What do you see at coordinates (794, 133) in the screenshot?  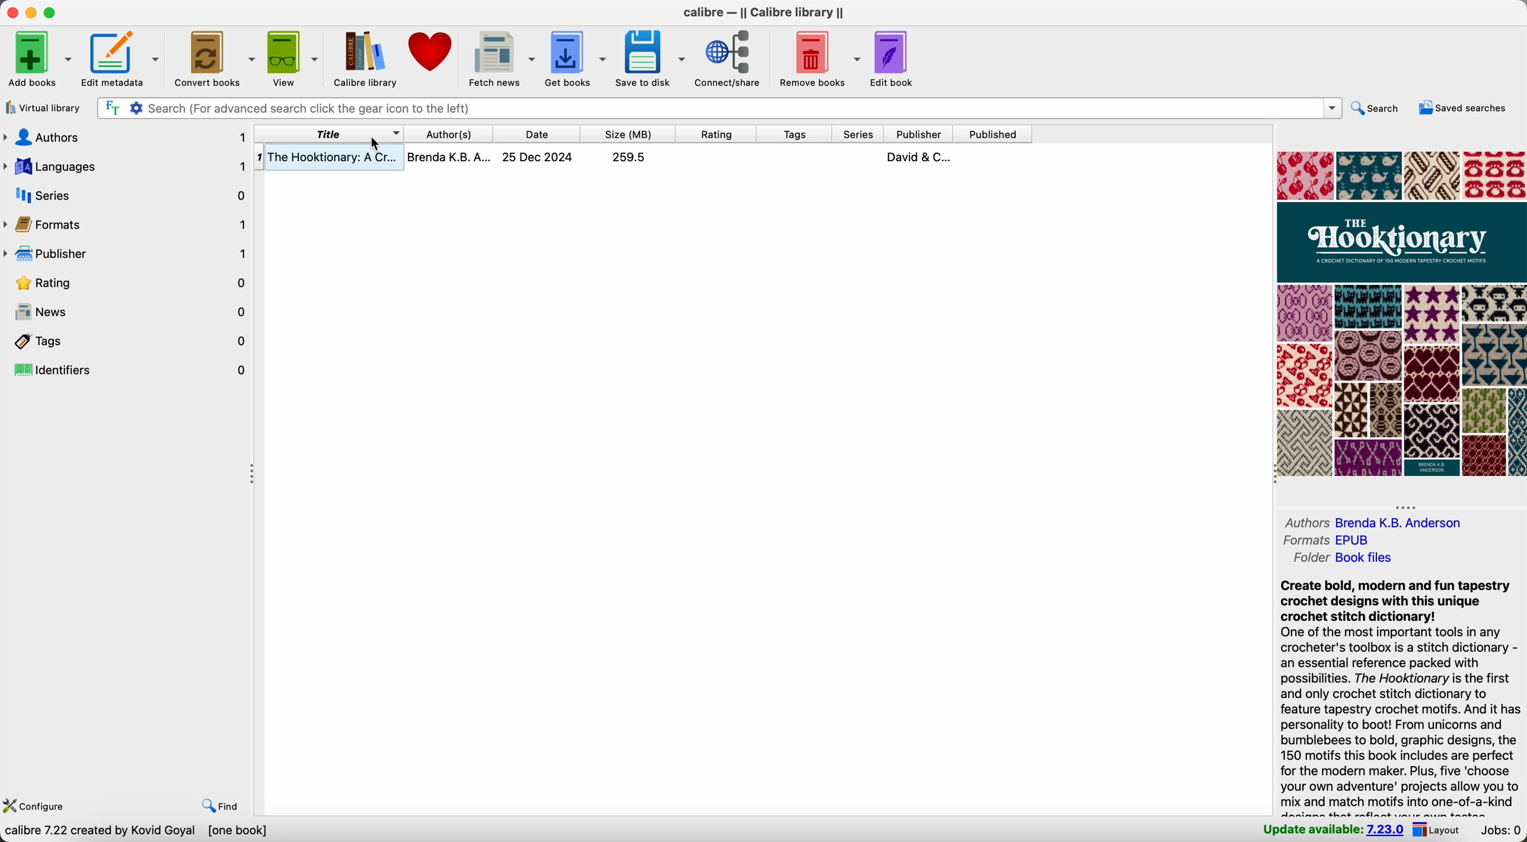 I see `tags` at bounding box center [794, 133].